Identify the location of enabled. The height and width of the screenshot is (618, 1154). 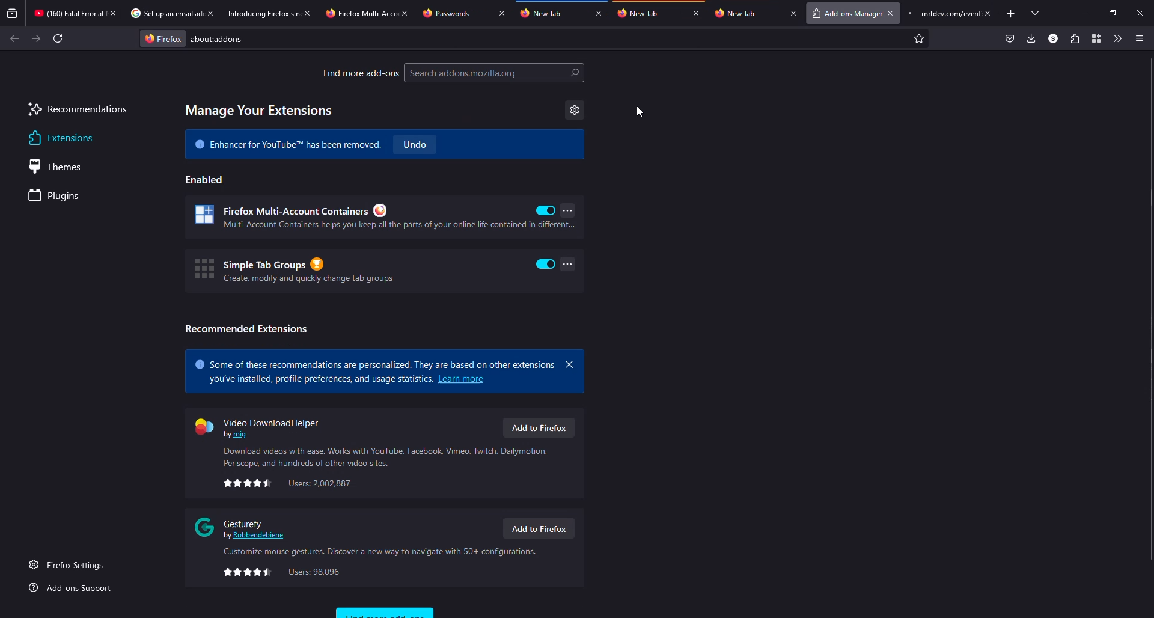
(546, 210).